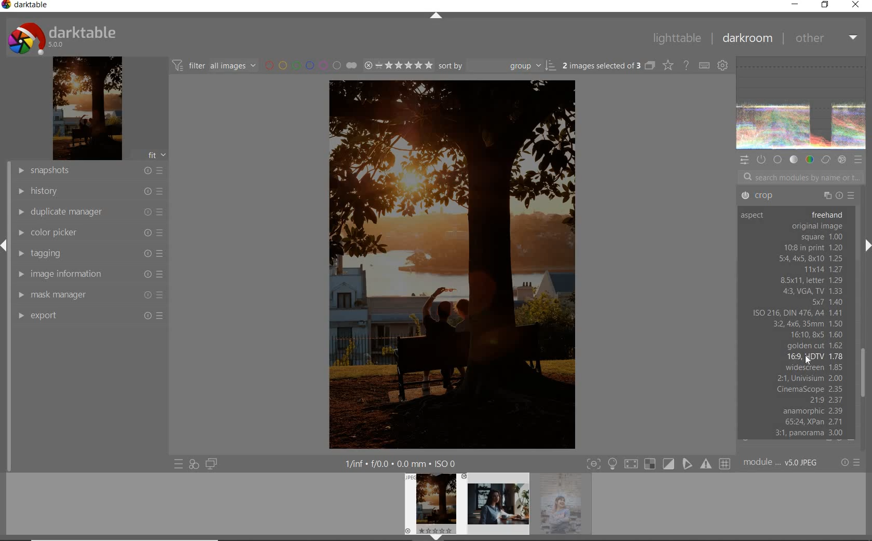  I want to click on expand/collapse, so click(5, 245).